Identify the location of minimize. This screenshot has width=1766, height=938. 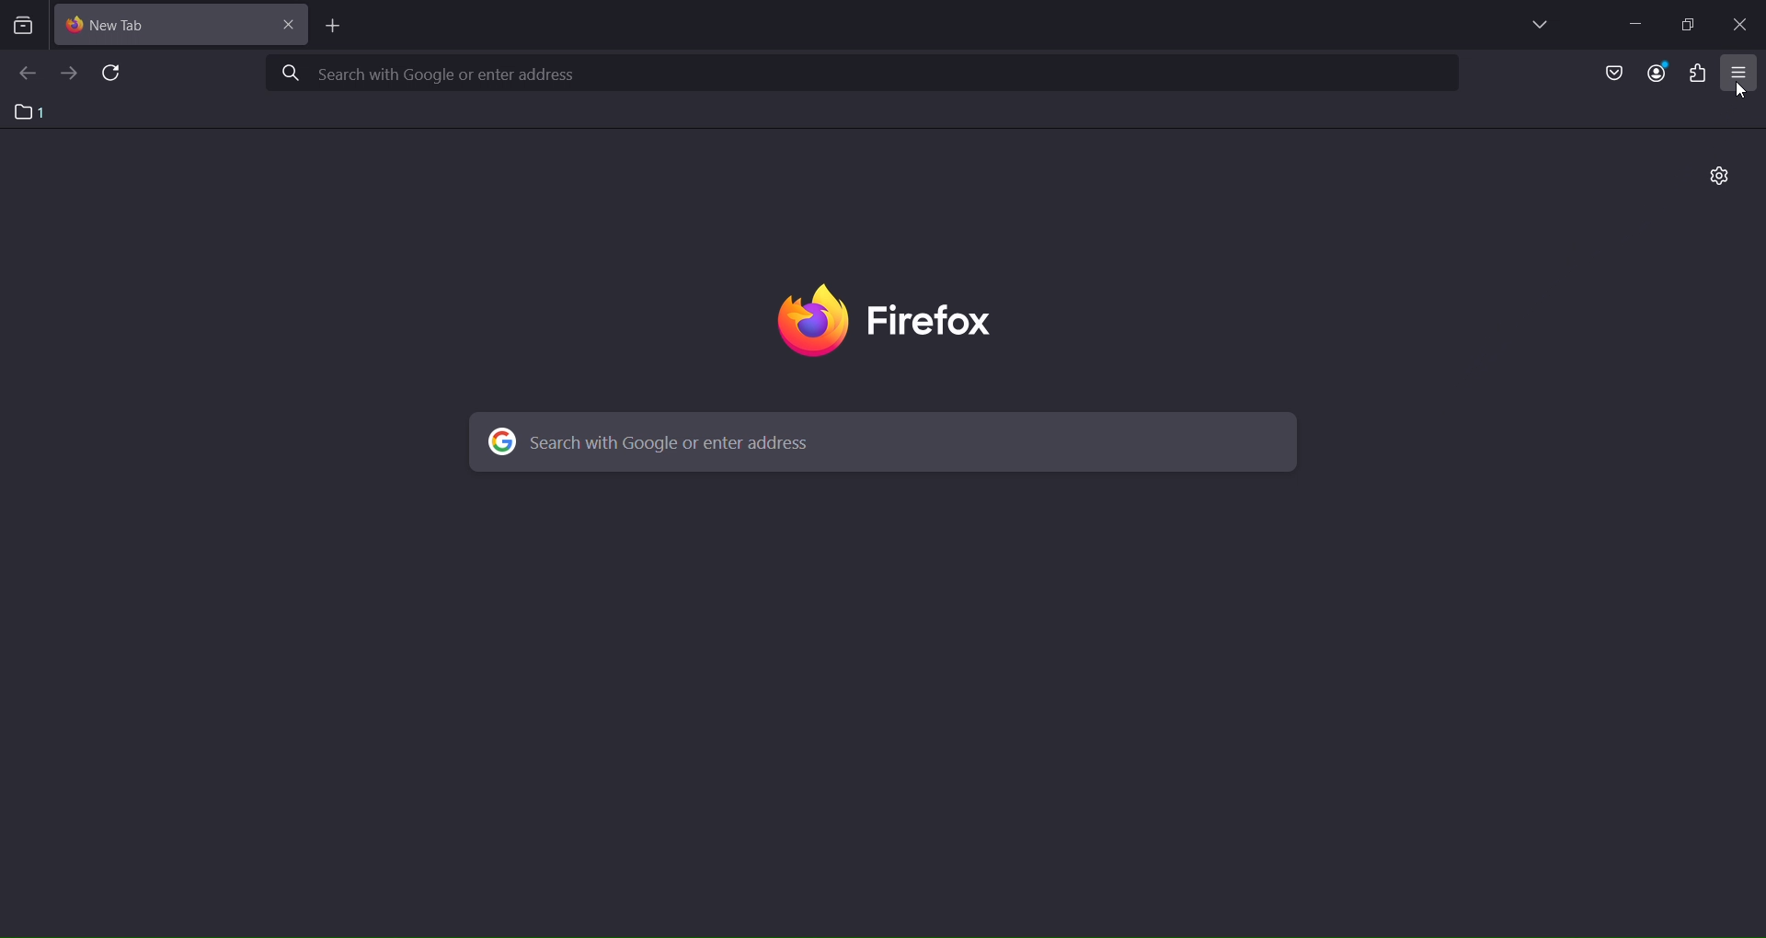
(1627, 22).